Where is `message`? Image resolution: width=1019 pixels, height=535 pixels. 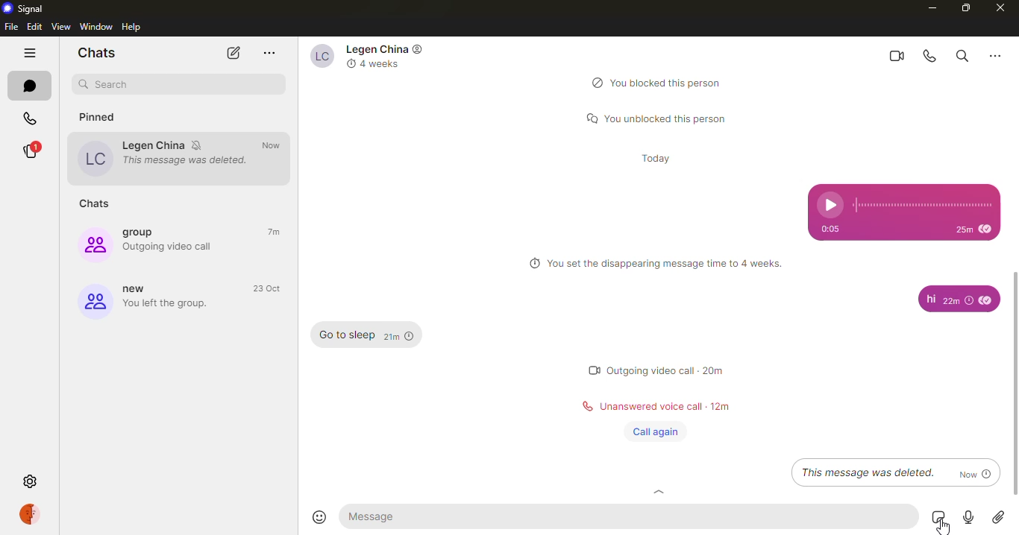 message is located at coordinates (929, 300).